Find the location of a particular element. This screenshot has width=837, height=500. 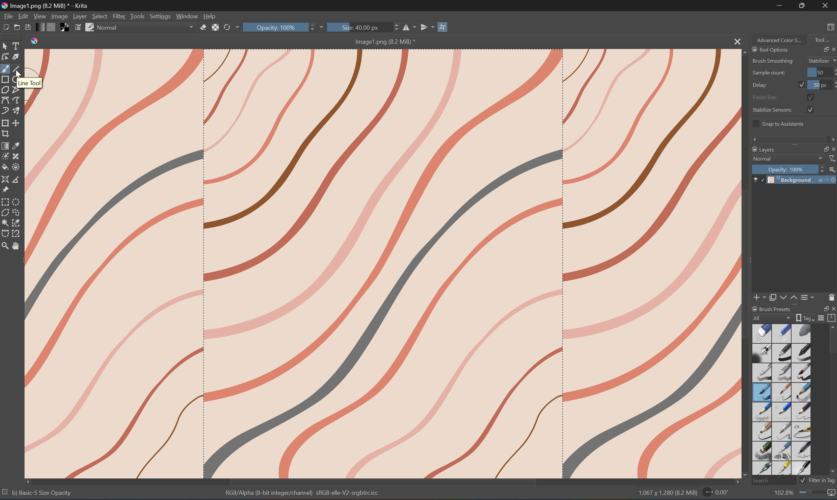

Ellipse tool is located at coordinates (17, 78).